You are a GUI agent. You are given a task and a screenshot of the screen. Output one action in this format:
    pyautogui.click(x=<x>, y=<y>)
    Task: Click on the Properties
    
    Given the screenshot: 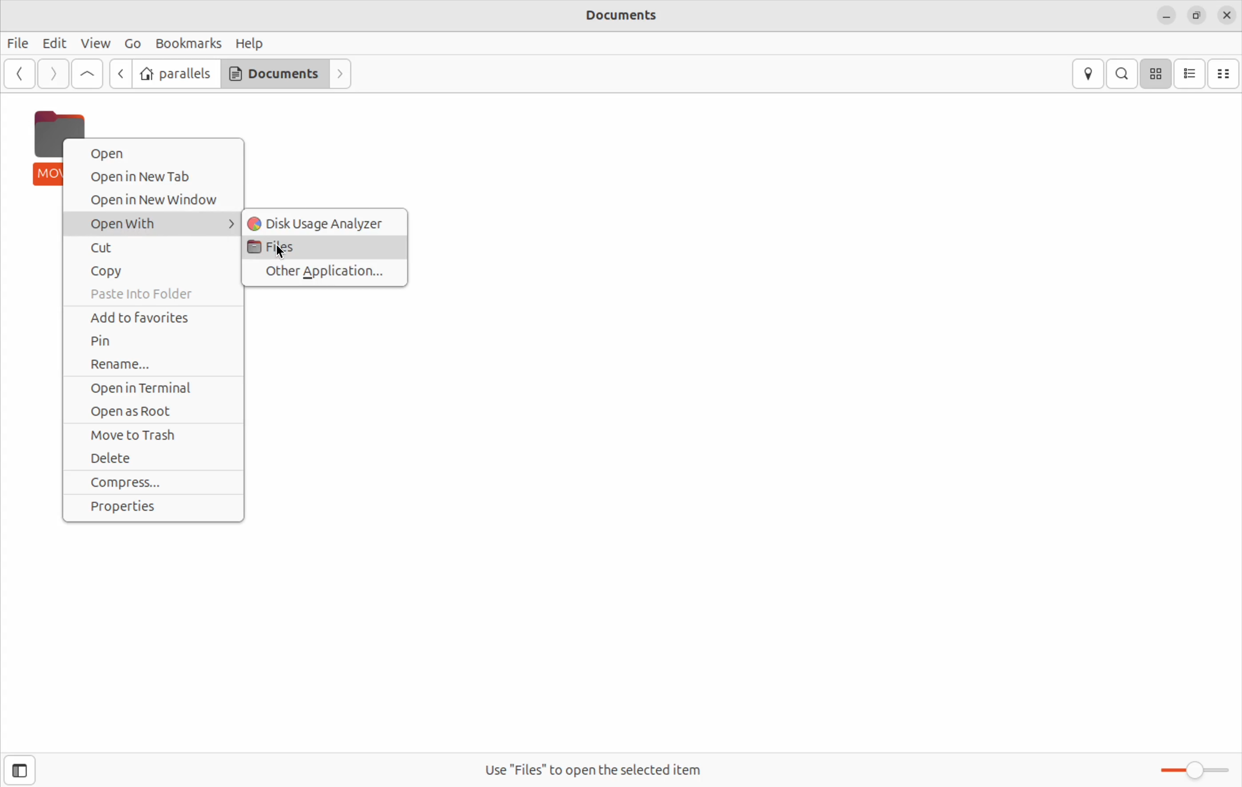 What is the action you would take?
    pyautogui.click(x=157, y=507)
    